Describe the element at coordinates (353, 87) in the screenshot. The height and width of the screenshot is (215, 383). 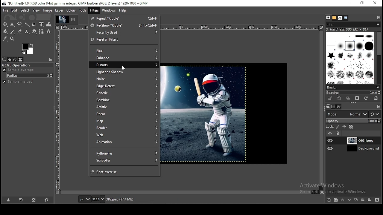
I see `brush presets` at that location.